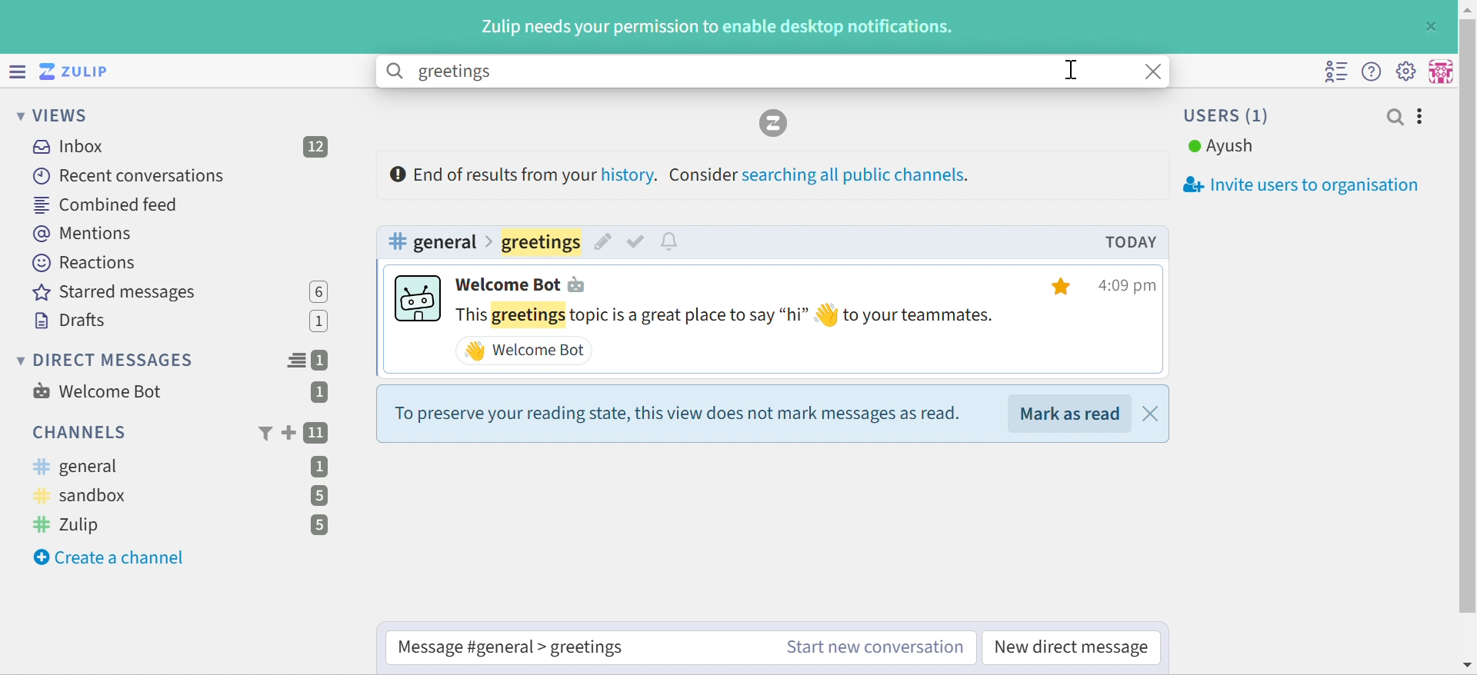  I want to click on Welcome Bot, so click(98, 391).